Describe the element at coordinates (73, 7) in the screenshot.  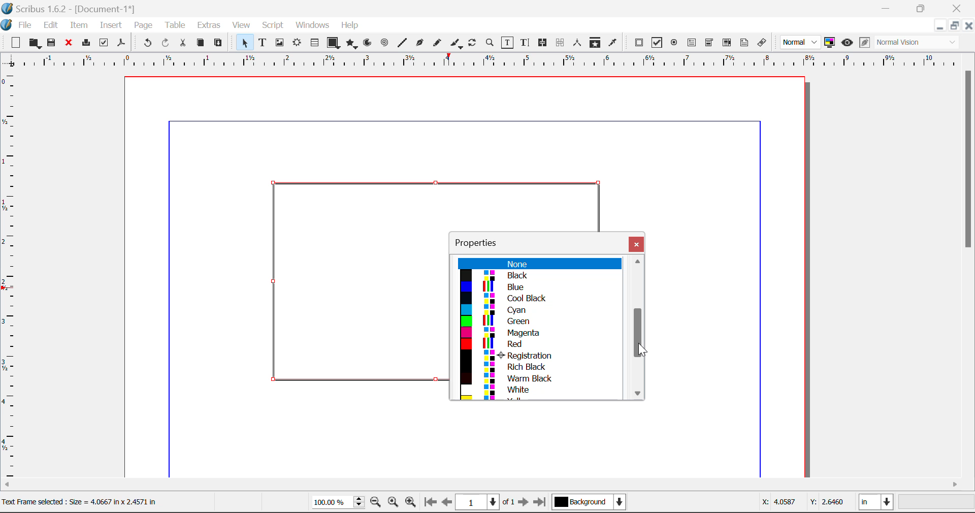
I see `Scribus 1.62 - [Document-1*]` at that location.